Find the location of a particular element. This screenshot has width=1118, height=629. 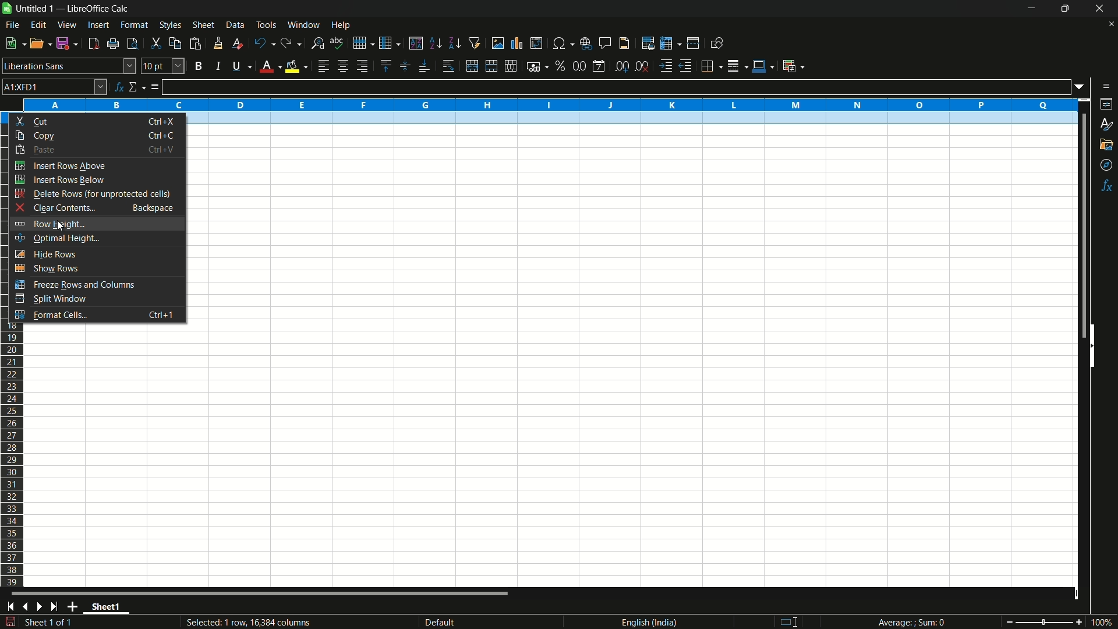

format cells is located at coordinates (97, 317).